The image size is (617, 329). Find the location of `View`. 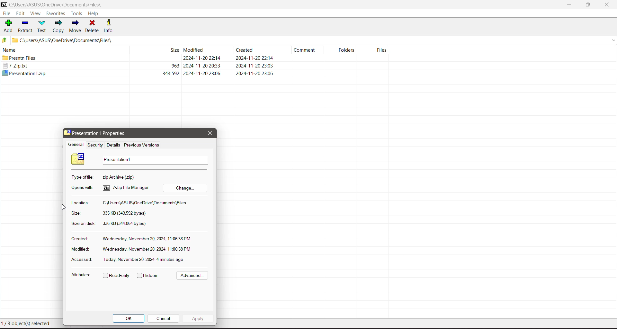

View is located at coordinates (35, 14).